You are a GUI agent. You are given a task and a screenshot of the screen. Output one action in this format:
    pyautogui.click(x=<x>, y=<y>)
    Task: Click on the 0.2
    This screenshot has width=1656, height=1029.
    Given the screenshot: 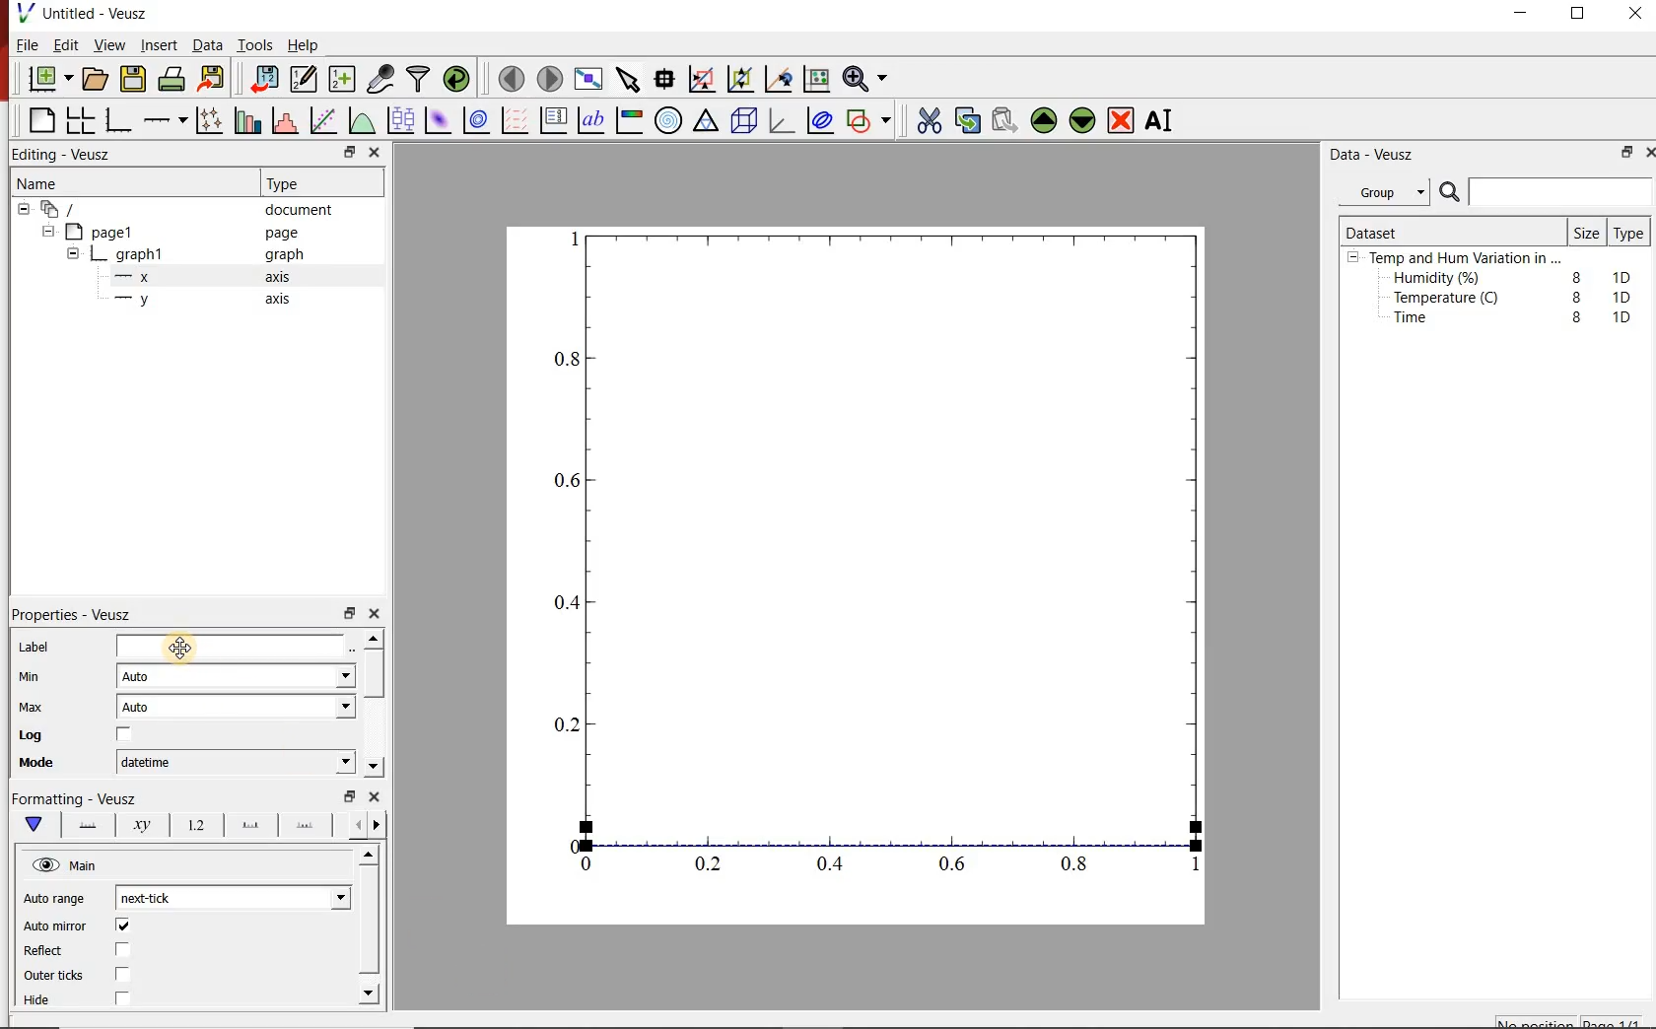 What is the action you would take?
    pyautogui.click(x=712, y=865)
    